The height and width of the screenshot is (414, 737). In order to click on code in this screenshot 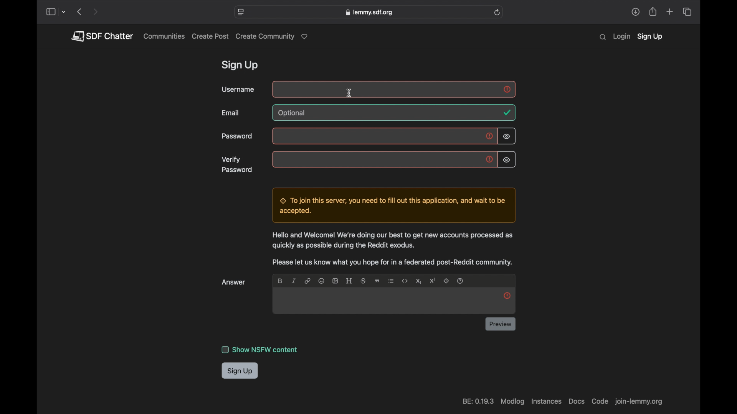, I will do `click(405, 281)`.